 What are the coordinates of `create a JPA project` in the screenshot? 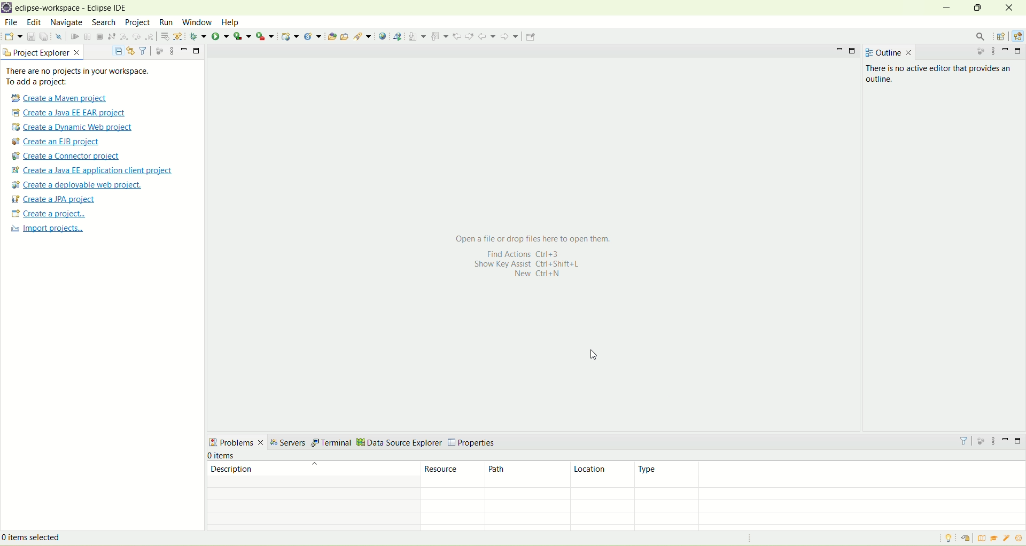 It's located at (54, 199).